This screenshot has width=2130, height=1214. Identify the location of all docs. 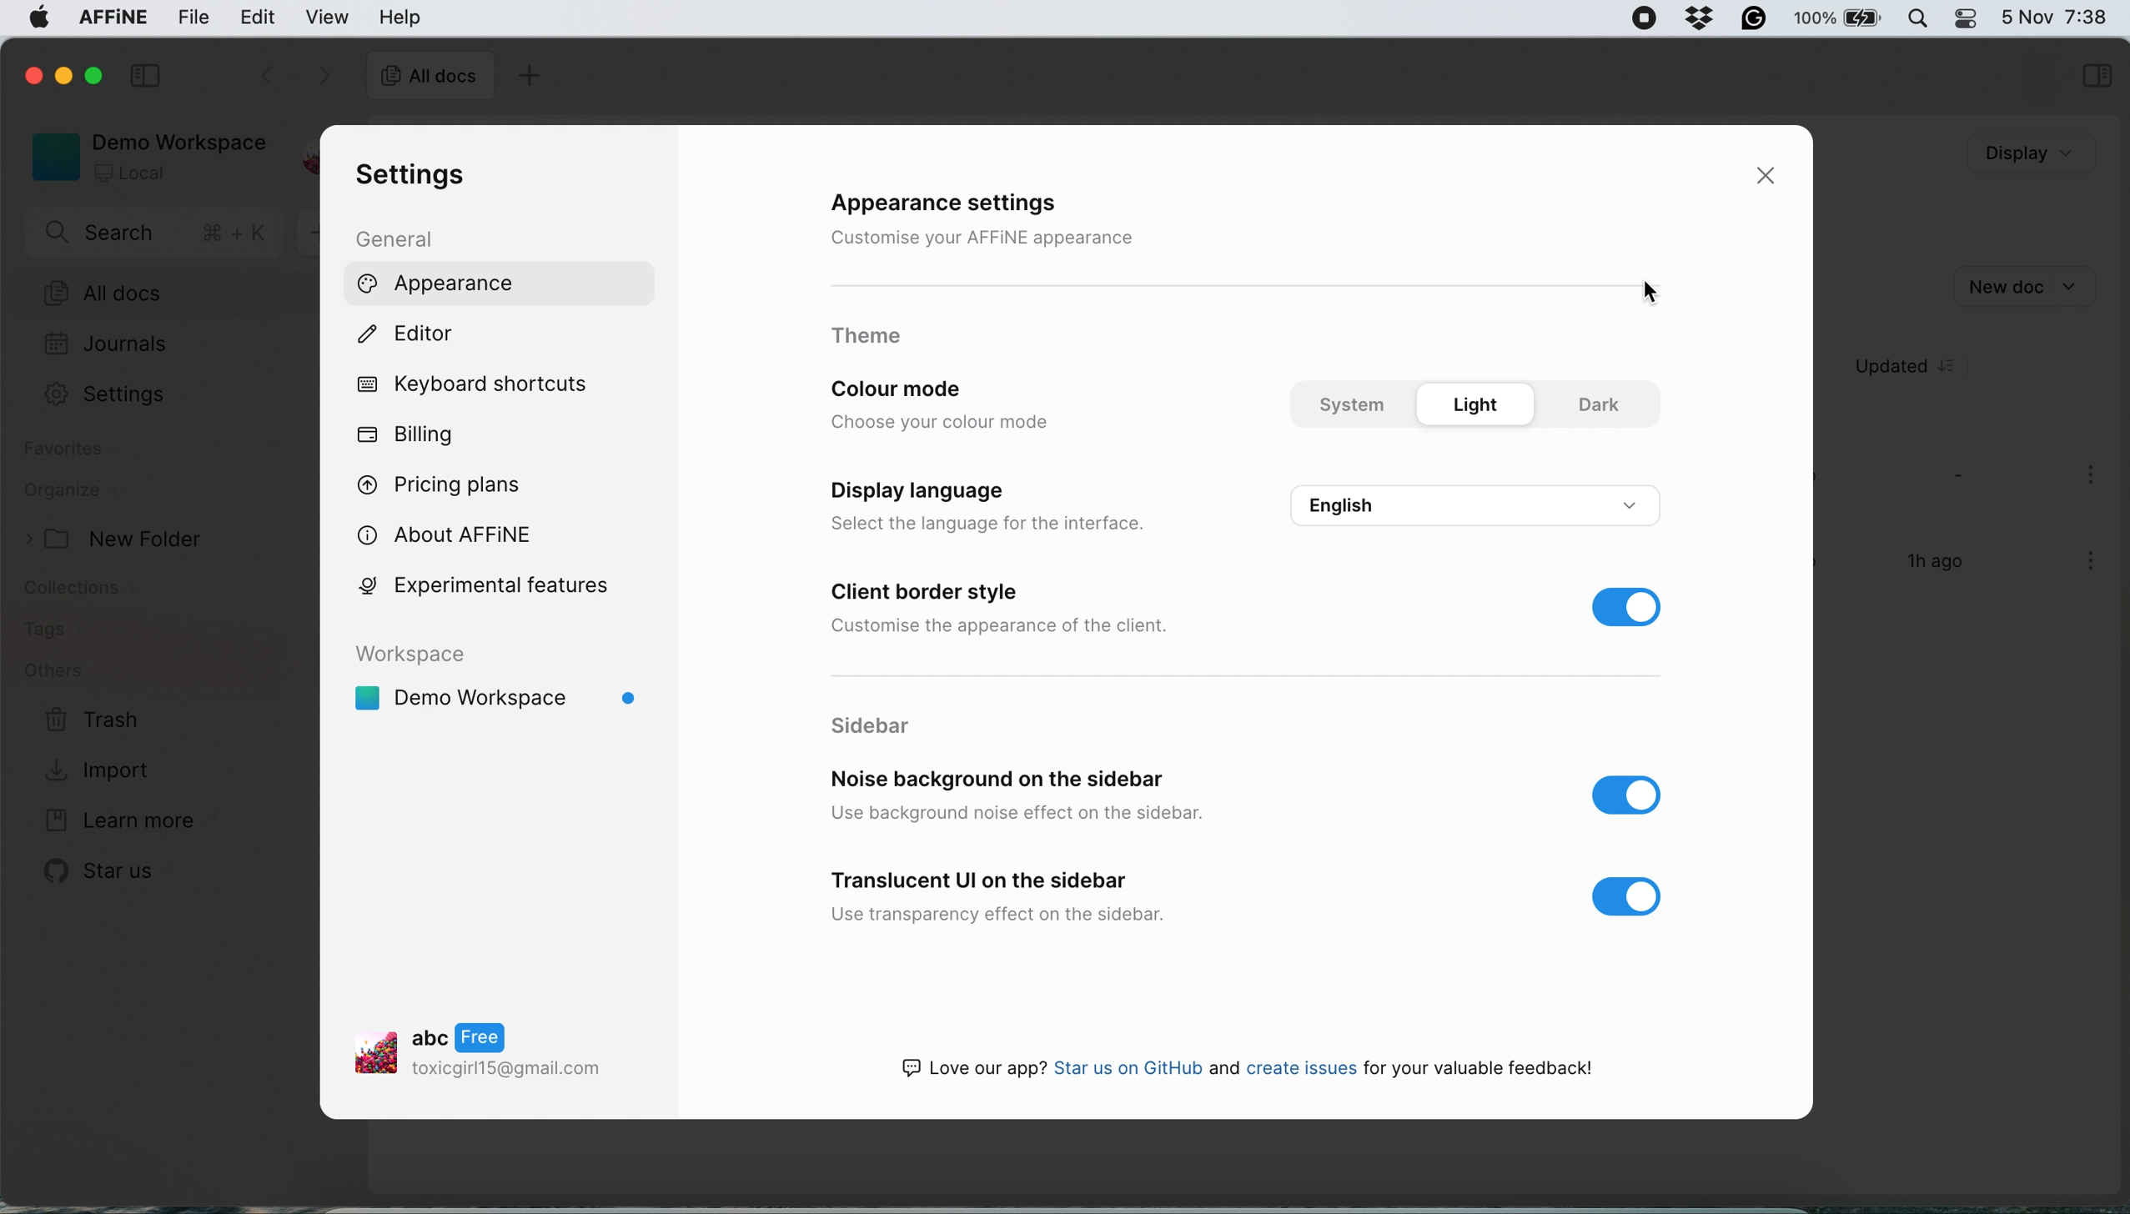
(151, 291).